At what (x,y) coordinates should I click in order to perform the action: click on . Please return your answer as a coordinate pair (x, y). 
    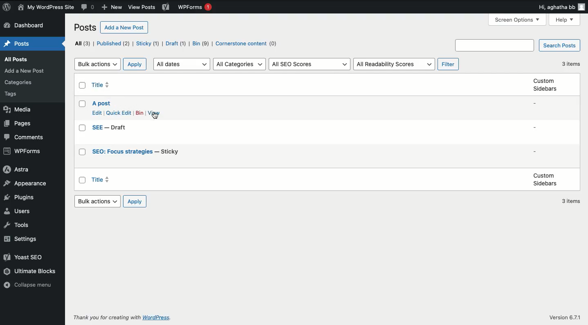
    Looking at the image, I should click on (567, 317).